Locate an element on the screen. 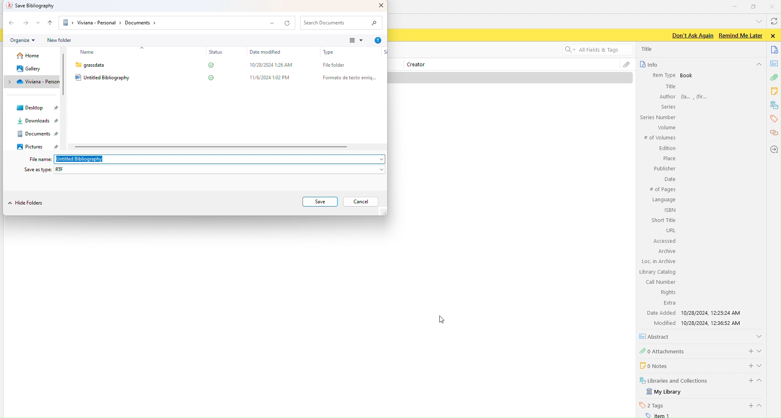 The height and width of the screenshot is (418, 781). File folder is located at coordinates (331, 64).